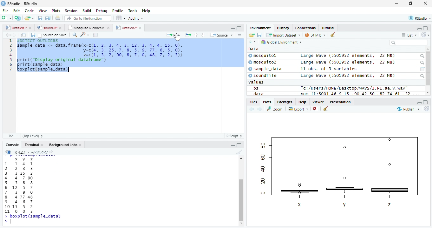 Image resolution: width=432 pixels, height=228 pixels. I want to click on Terminal, so click(33, 145).